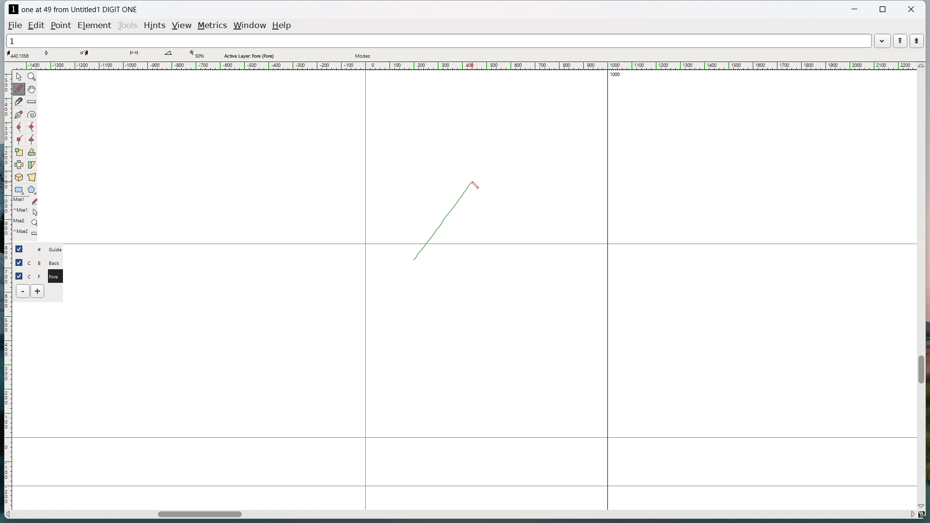  I want to click on close, so click(911, 9).